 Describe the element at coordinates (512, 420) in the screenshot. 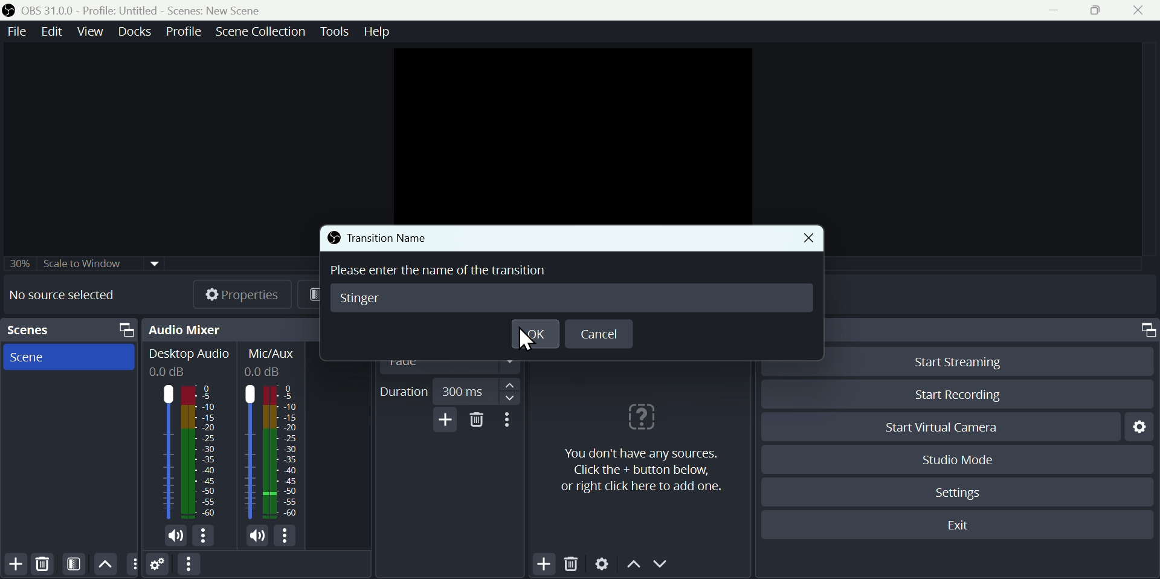

I see `more options` at that location.